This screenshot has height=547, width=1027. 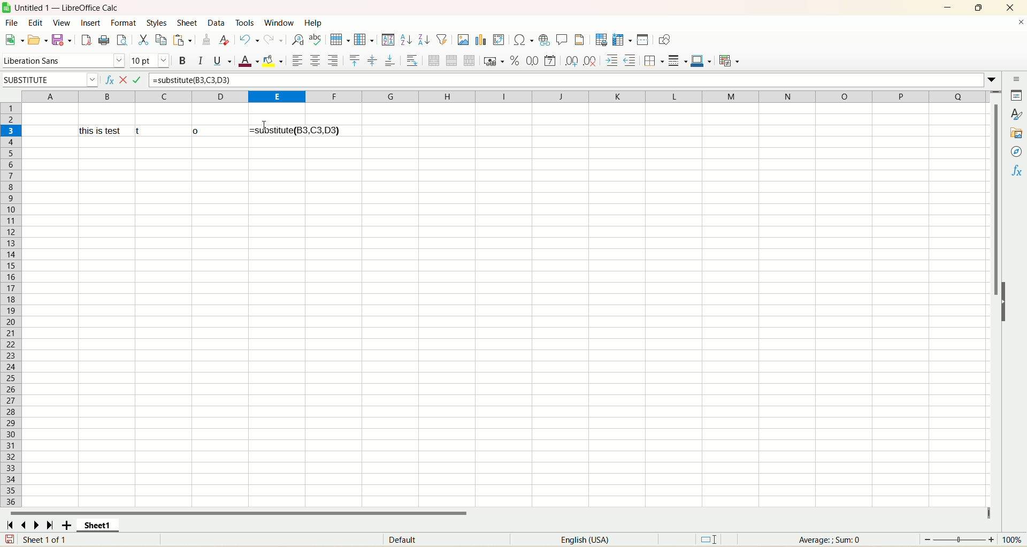 What do you see at coordinates (643, 41) in the screenshot?
I see `split window` at bounding box center [643, 41].